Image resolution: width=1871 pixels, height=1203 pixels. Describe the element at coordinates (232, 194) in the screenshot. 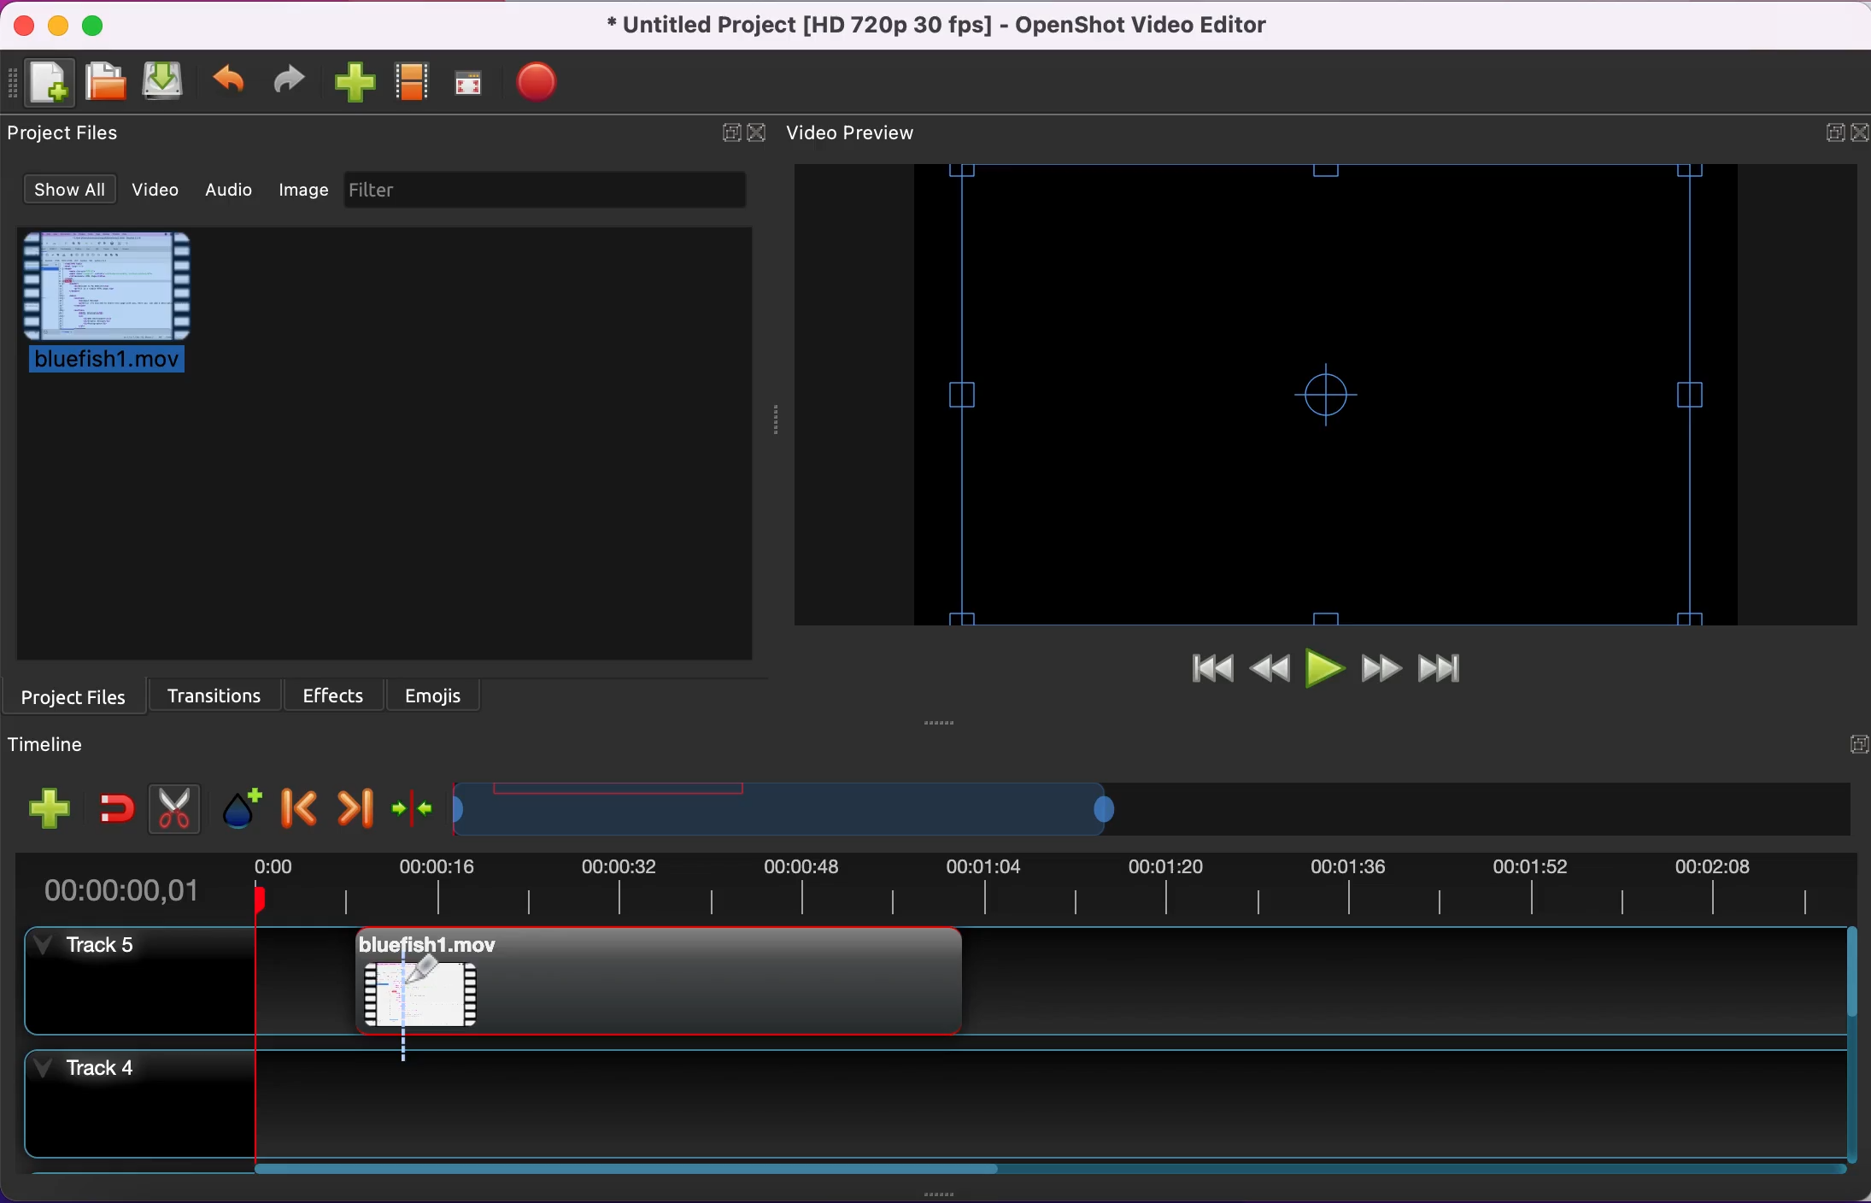

I see `audio` at that location.